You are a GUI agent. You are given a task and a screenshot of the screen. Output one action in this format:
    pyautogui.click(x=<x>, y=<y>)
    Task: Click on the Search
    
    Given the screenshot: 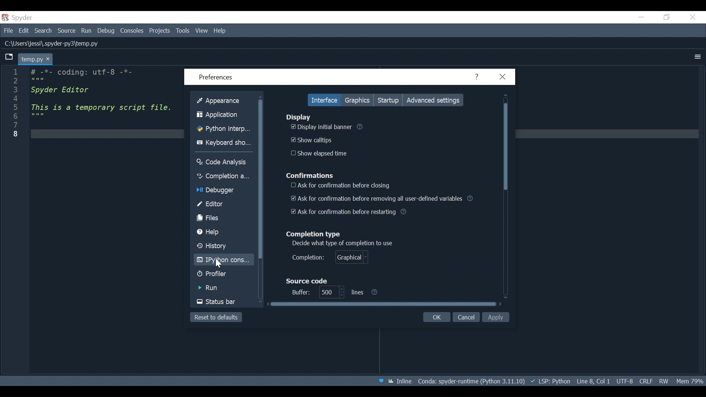 What is the action you would take?
    pyautogui.click(x=43, y=31)
    